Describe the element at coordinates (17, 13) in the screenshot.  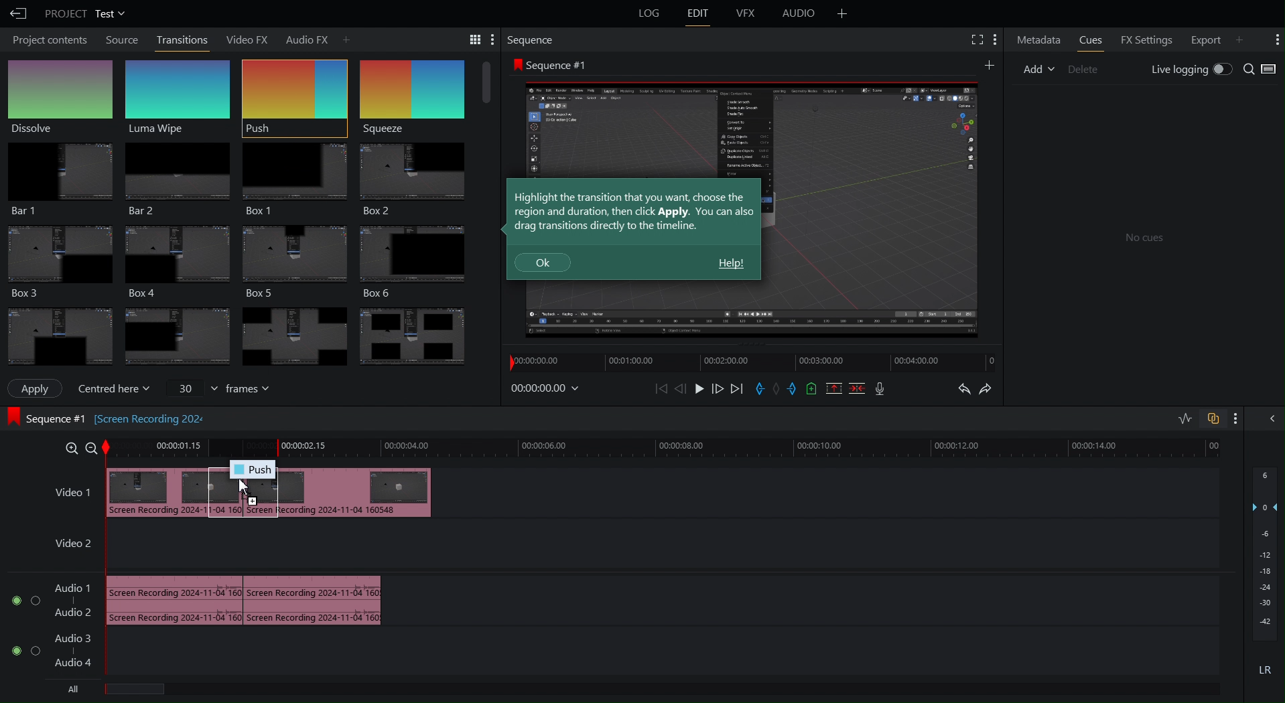
I see `Back` at that location.